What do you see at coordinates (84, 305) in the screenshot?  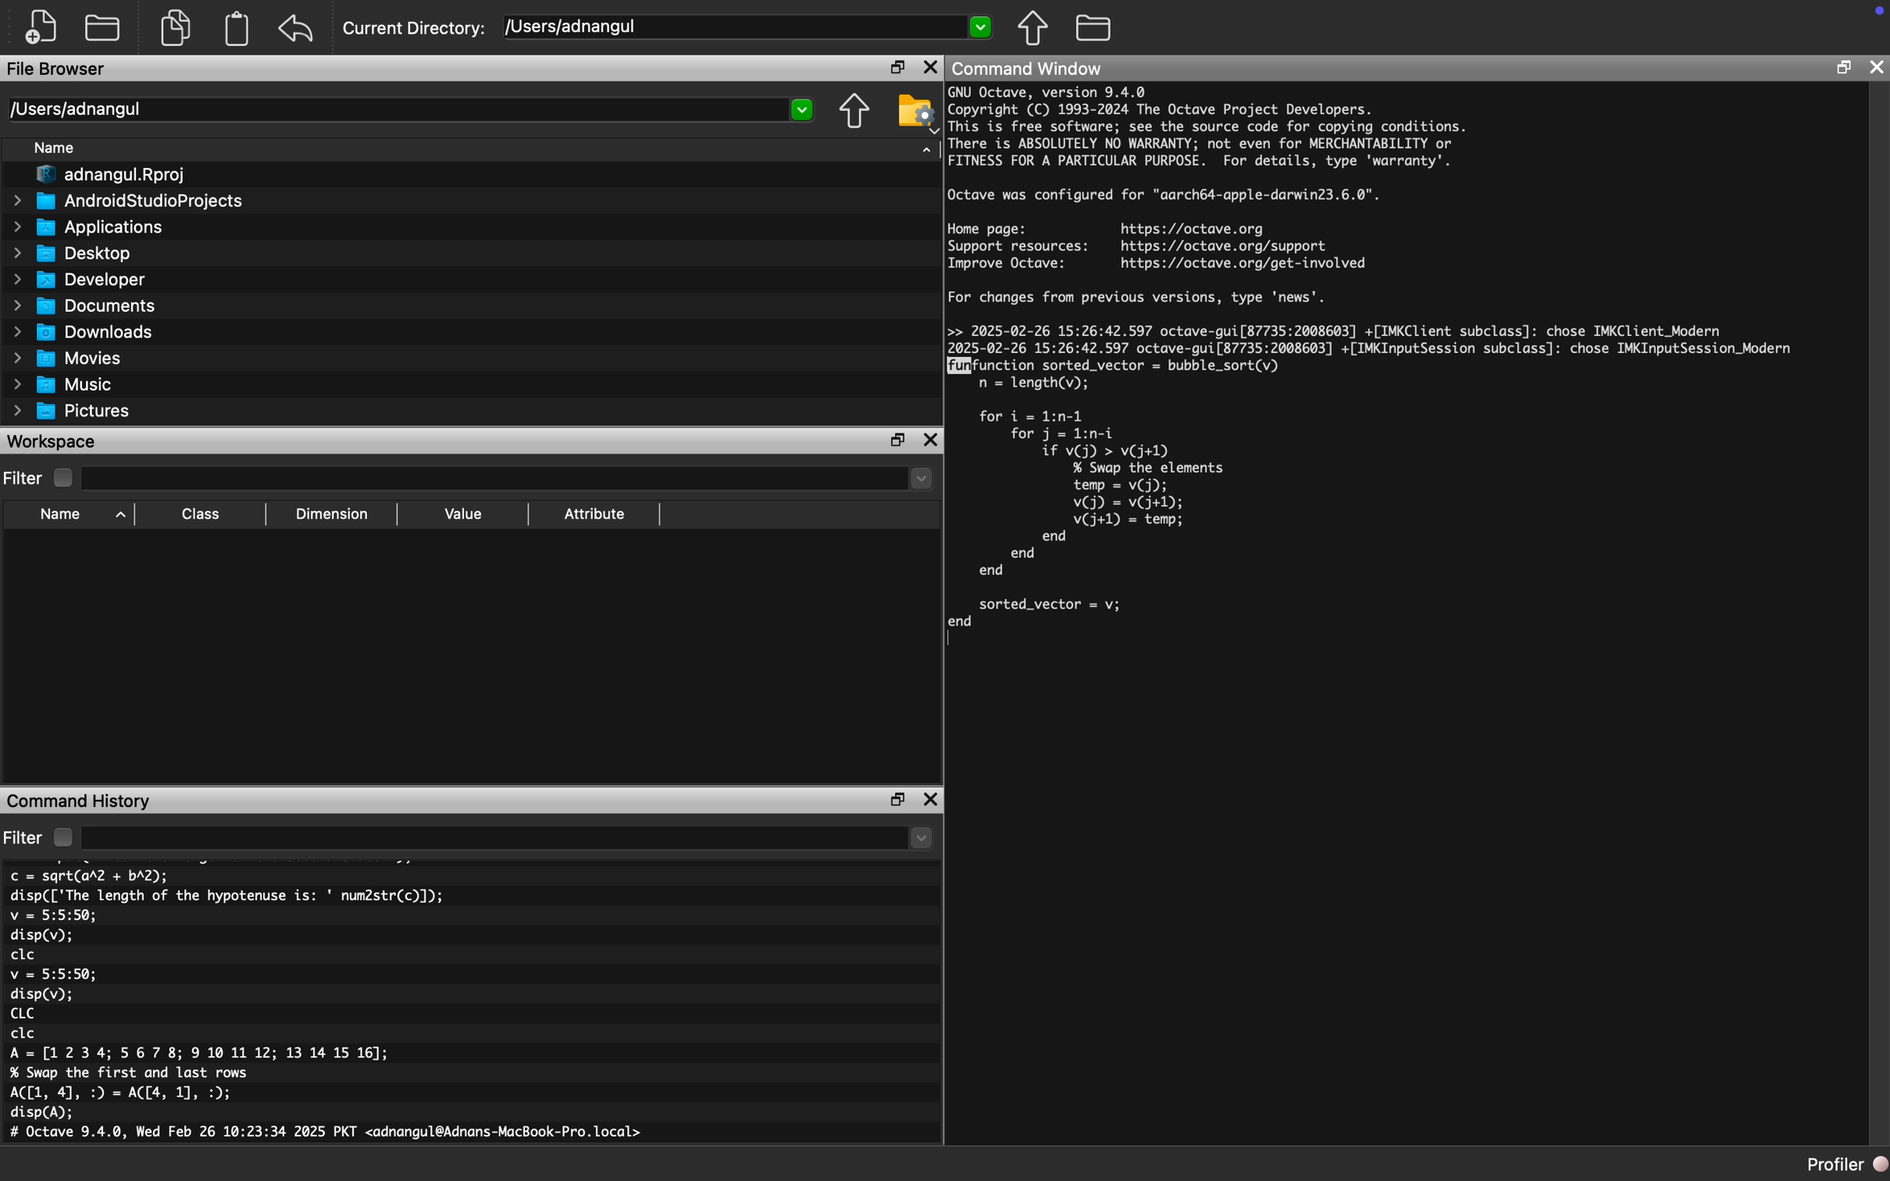 I see `Documents` at bounding box center [84, 305].